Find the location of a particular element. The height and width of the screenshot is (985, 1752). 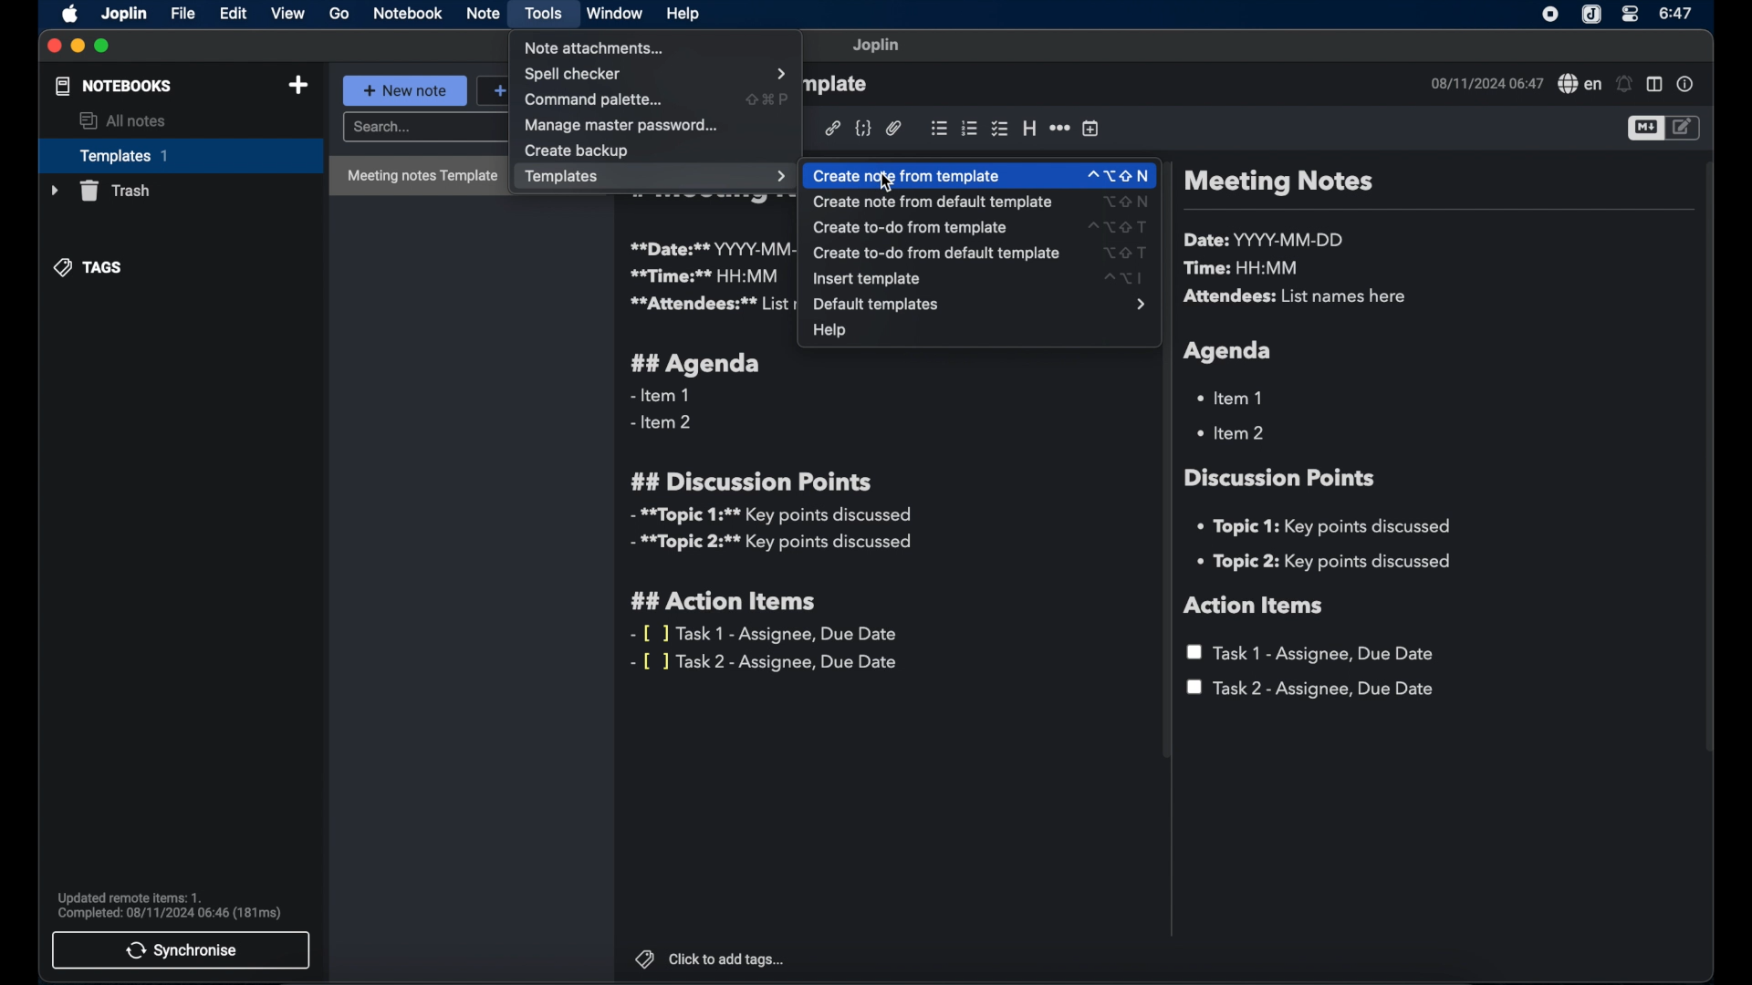

scroll bar is located at coordinates (1710, 469).